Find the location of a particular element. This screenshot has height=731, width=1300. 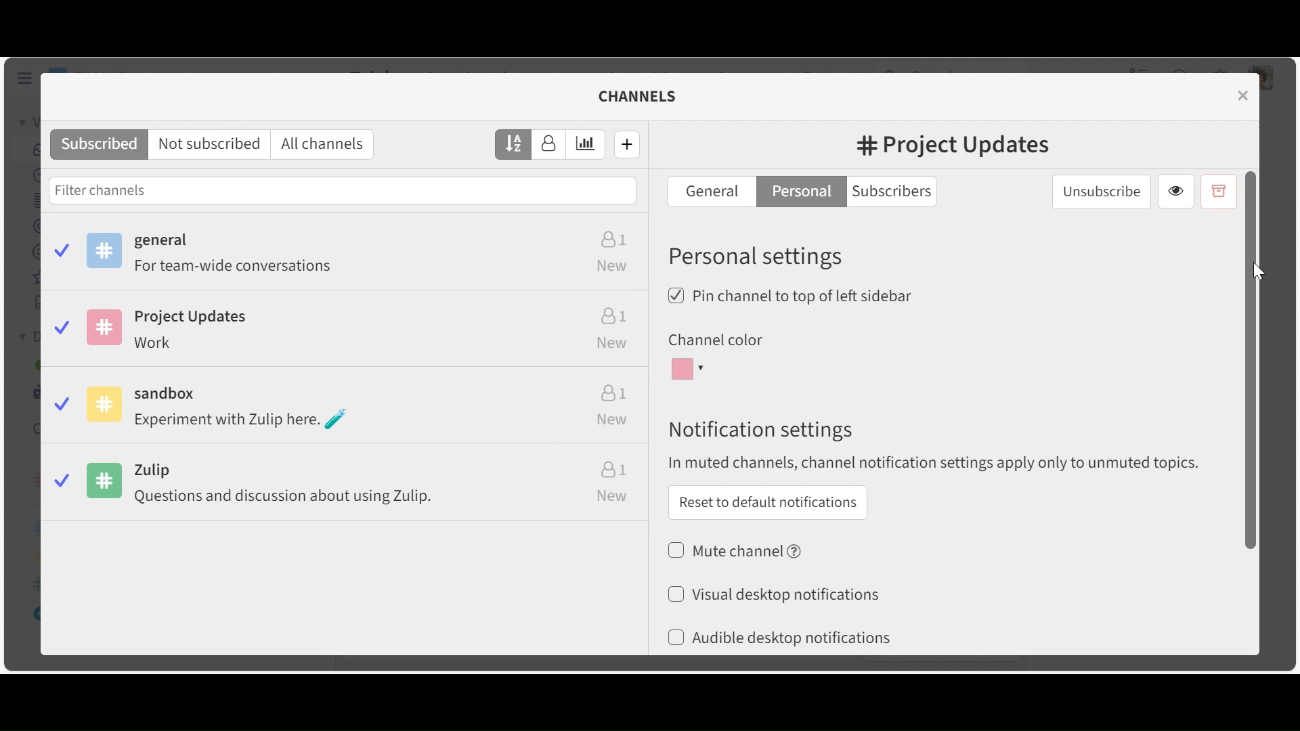

 is located at coordinates (710, 190).